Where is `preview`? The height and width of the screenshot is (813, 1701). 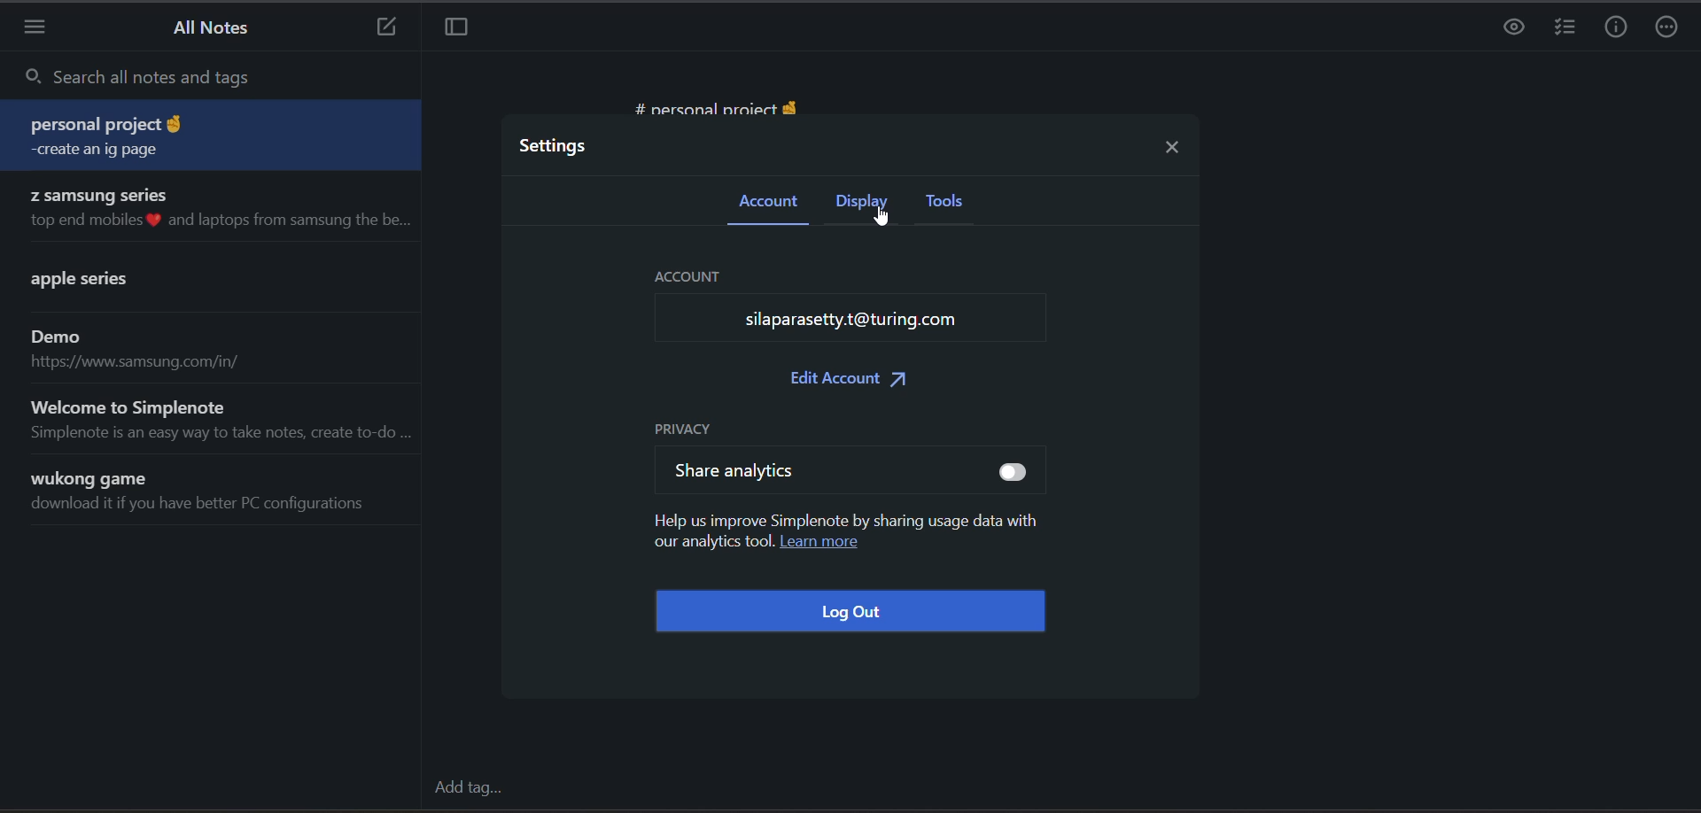
preview is located at coordinates (1509, 28).